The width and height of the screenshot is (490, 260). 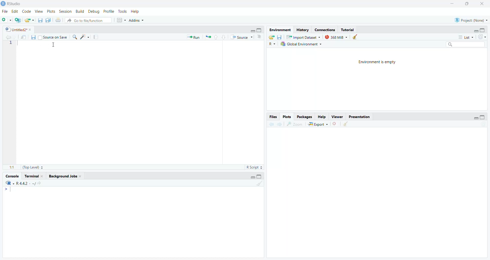 What do you see at coordinates (255, 167) in the screenshot?
I see `R Script =` at bounding box center [255, 167].